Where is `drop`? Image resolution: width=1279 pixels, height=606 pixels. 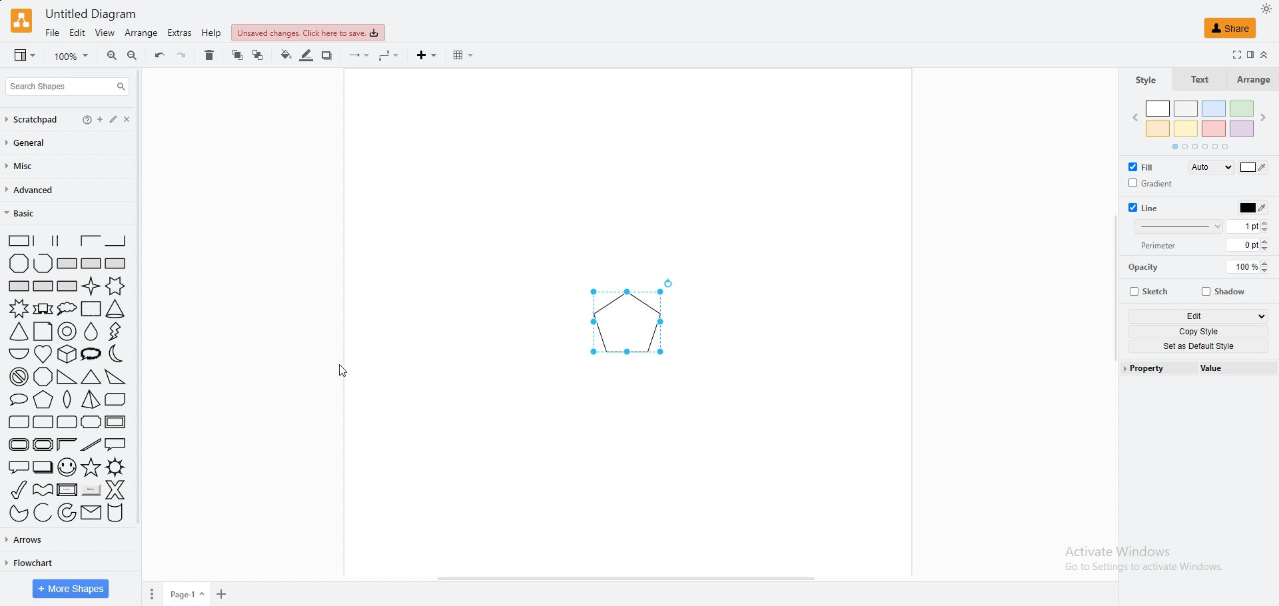
drop is located at coordinates (92, 332).